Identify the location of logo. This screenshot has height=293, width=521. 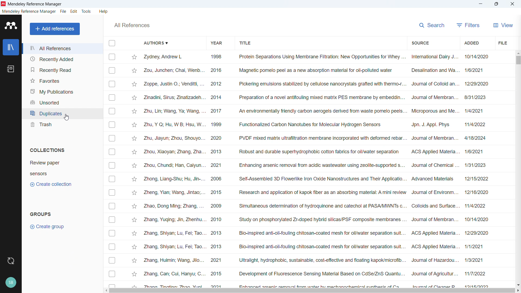
(11, 26).